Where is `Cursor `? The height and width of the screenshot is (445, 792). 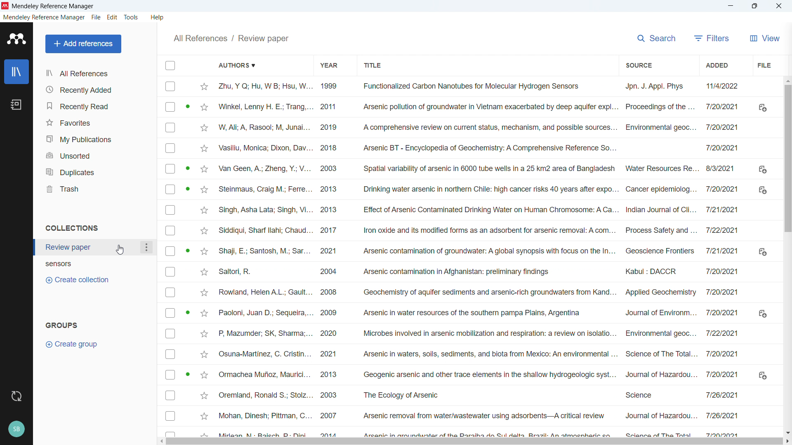
Cursor  is located at coordinates (118, 250).